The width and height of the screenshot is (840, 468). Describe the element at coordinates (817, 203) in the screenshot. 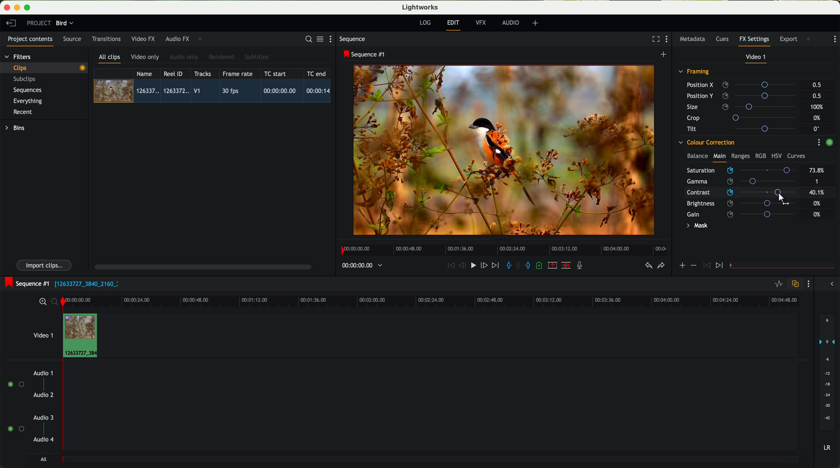

I see `0%` at that location.